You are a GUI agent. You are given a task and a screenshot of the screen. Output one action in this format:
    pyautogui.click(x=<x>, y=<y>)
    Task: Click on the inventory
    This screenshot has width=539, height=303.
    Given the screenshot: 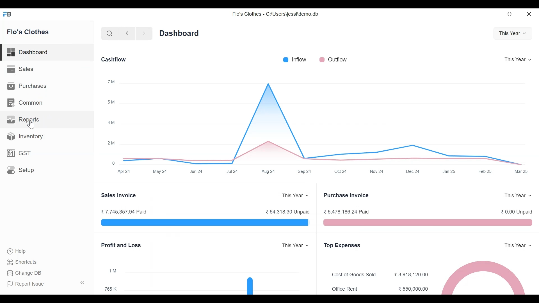 What is the action you would take?
    pyautogui.click(x=25, y=136)
    